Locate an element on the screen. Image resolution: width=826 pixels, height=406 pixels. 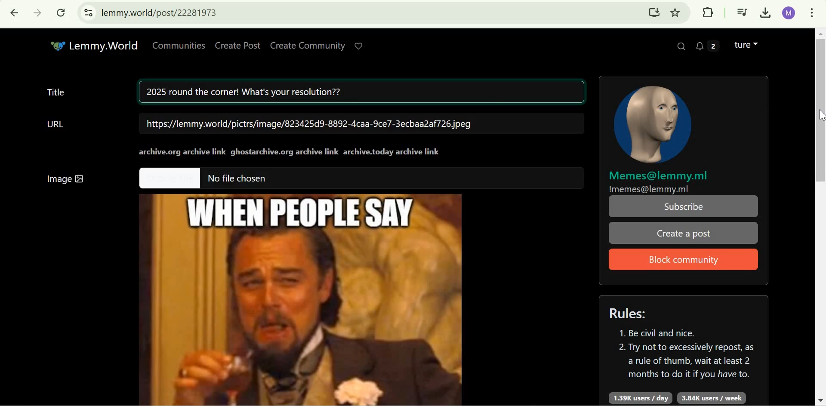
Image is located at coordinates (307, 296).